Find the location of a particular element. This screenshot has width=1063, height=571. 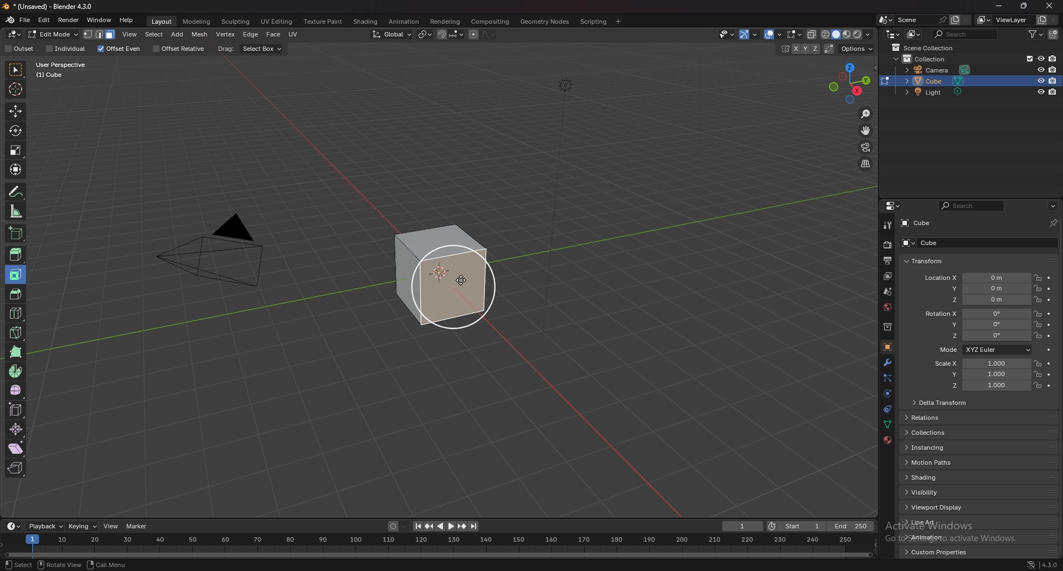

measure is located at coordinates (17, 211).